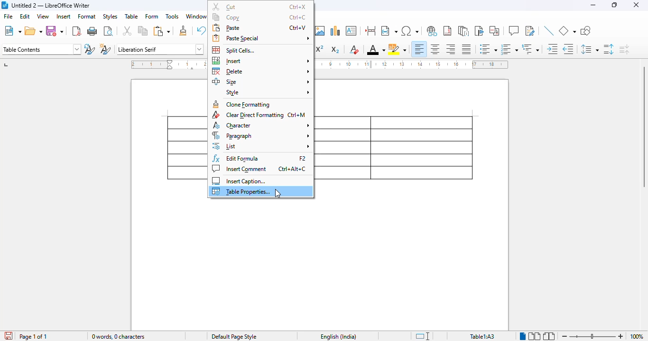 The width and height of the screenshot is (648, 341). Describe the element at coordinates (235, 50) in the screenshot. I see `split cells` at that location.